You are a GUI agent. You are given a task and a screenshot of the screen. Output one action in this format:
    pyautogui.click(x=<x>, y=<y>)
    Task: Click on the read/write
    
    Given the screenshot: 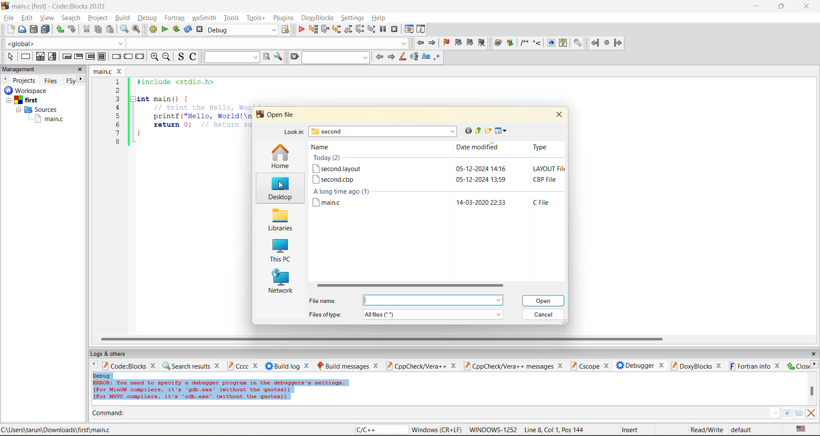 What is the action you would take?
    pyautogui.click(x=706, y=430)
    